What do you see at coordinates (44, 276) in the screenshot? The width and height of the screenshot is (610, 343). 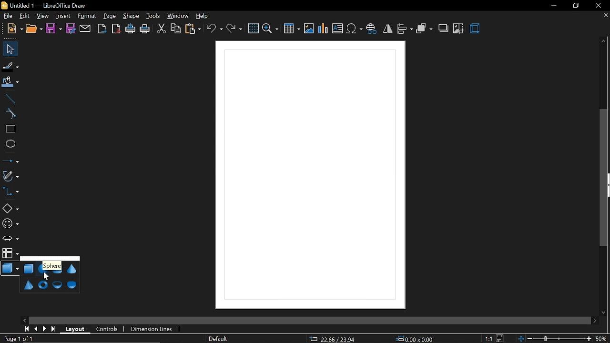 I see `Cursor` at bounding box center [44, 276].